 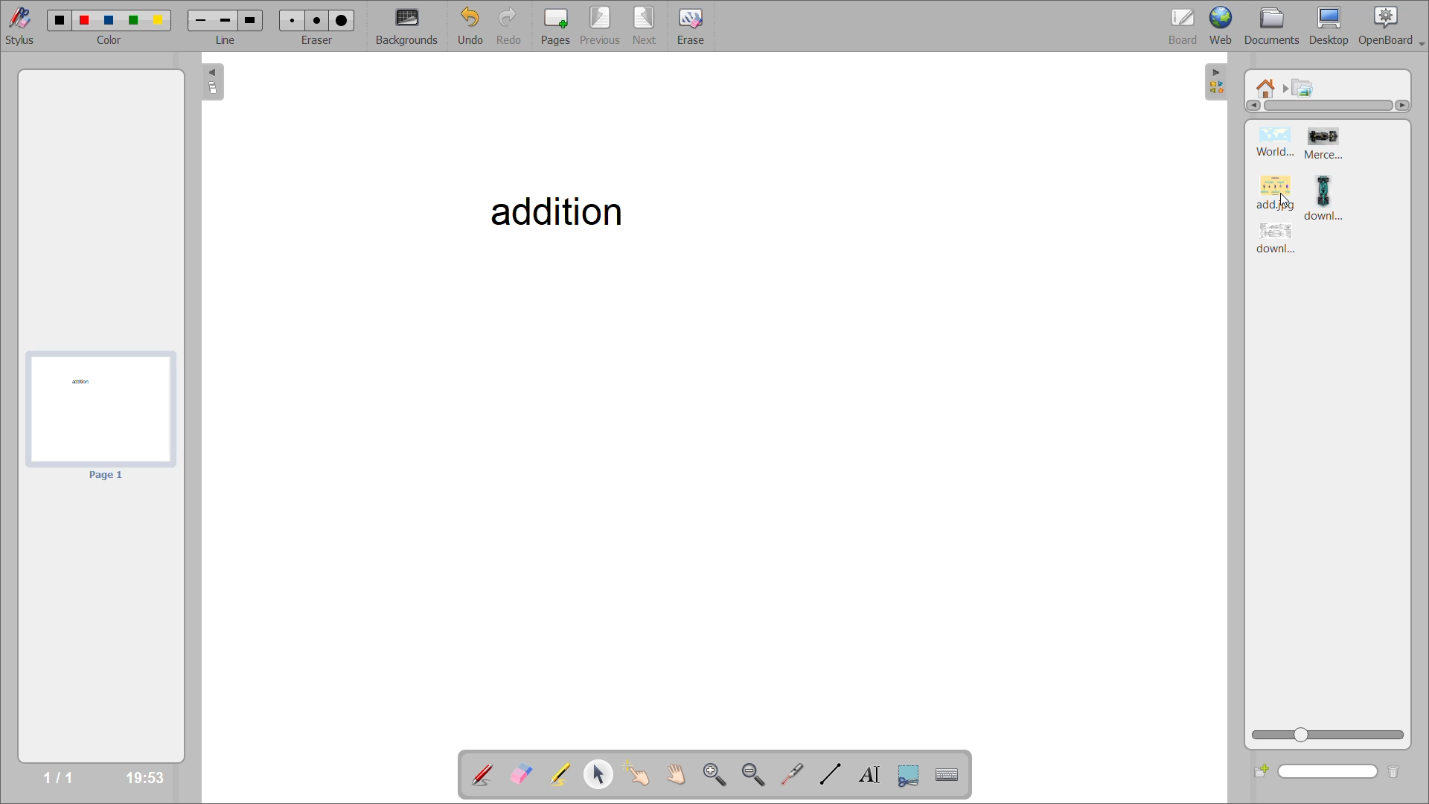 I want to click on documents, so click(x=1278, y=26).